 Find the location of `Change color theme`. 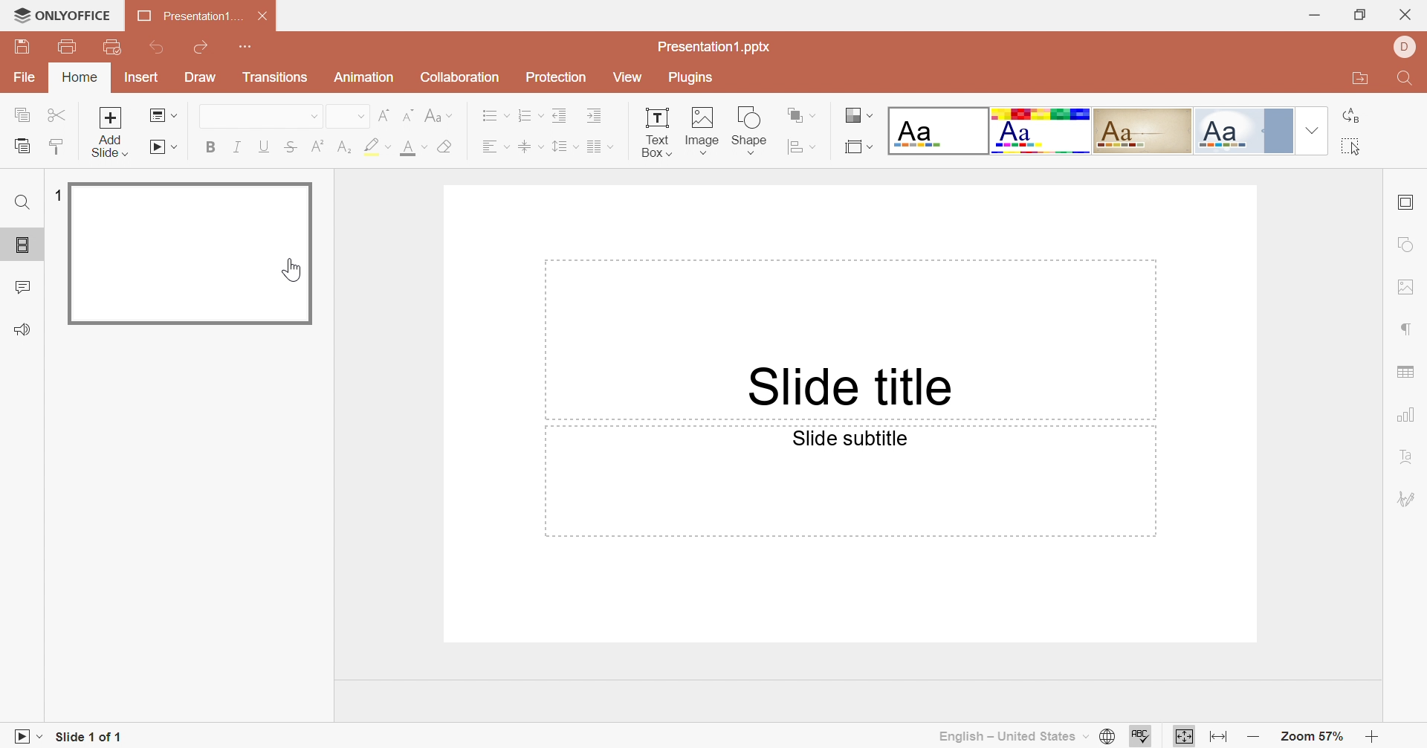

Change color theme is located at coordinates (852, 115).